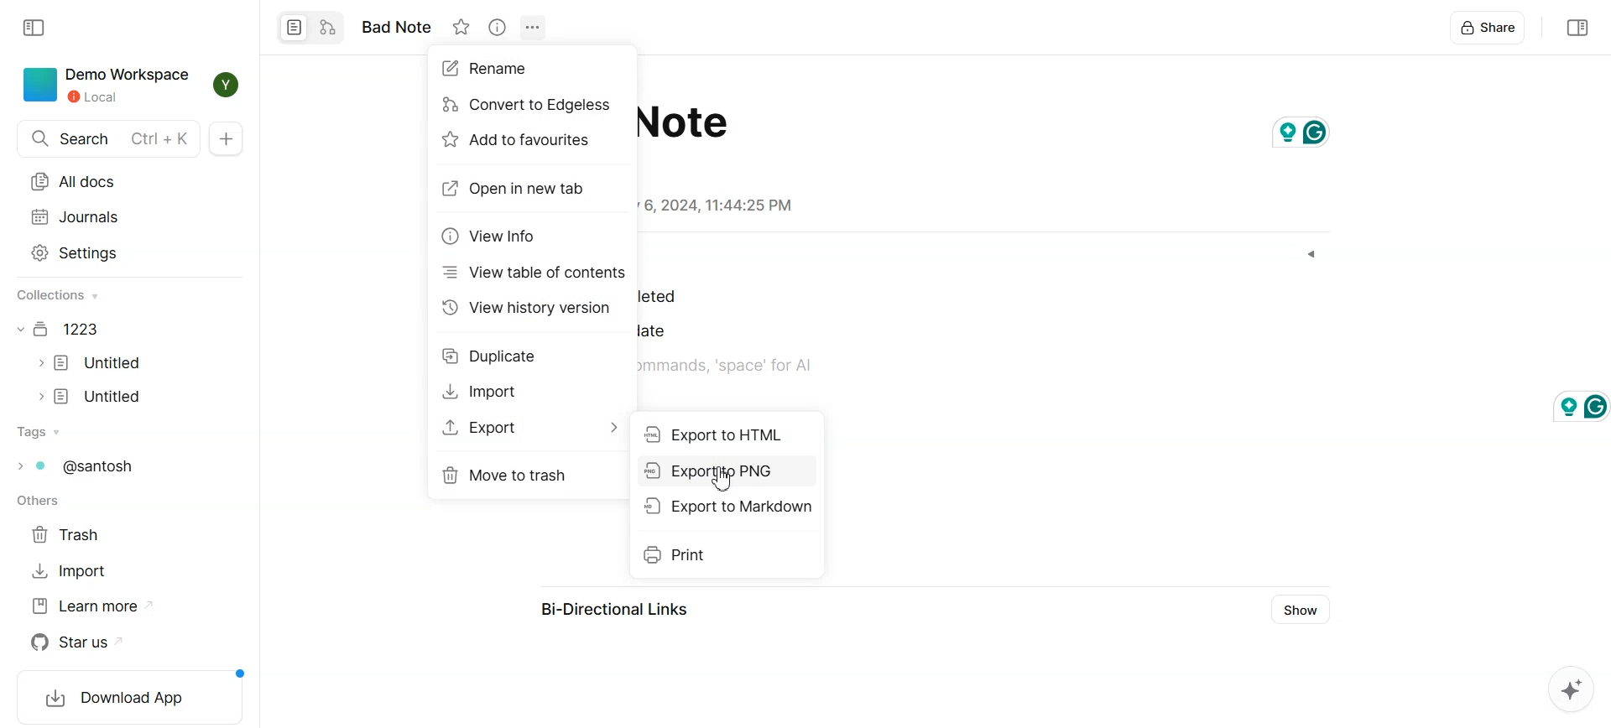 This screenshot has width=1611, height=728. Describe the element at coordinates (529, 106) in the screenshot. I see `Convert to edgeless` at that location.